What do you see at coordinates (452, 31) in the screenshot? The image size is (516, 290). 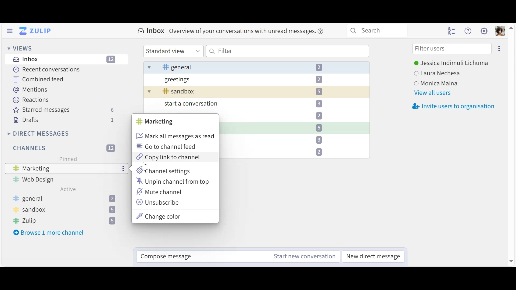 I see `Hide user list` at bounding box center [452, 31].